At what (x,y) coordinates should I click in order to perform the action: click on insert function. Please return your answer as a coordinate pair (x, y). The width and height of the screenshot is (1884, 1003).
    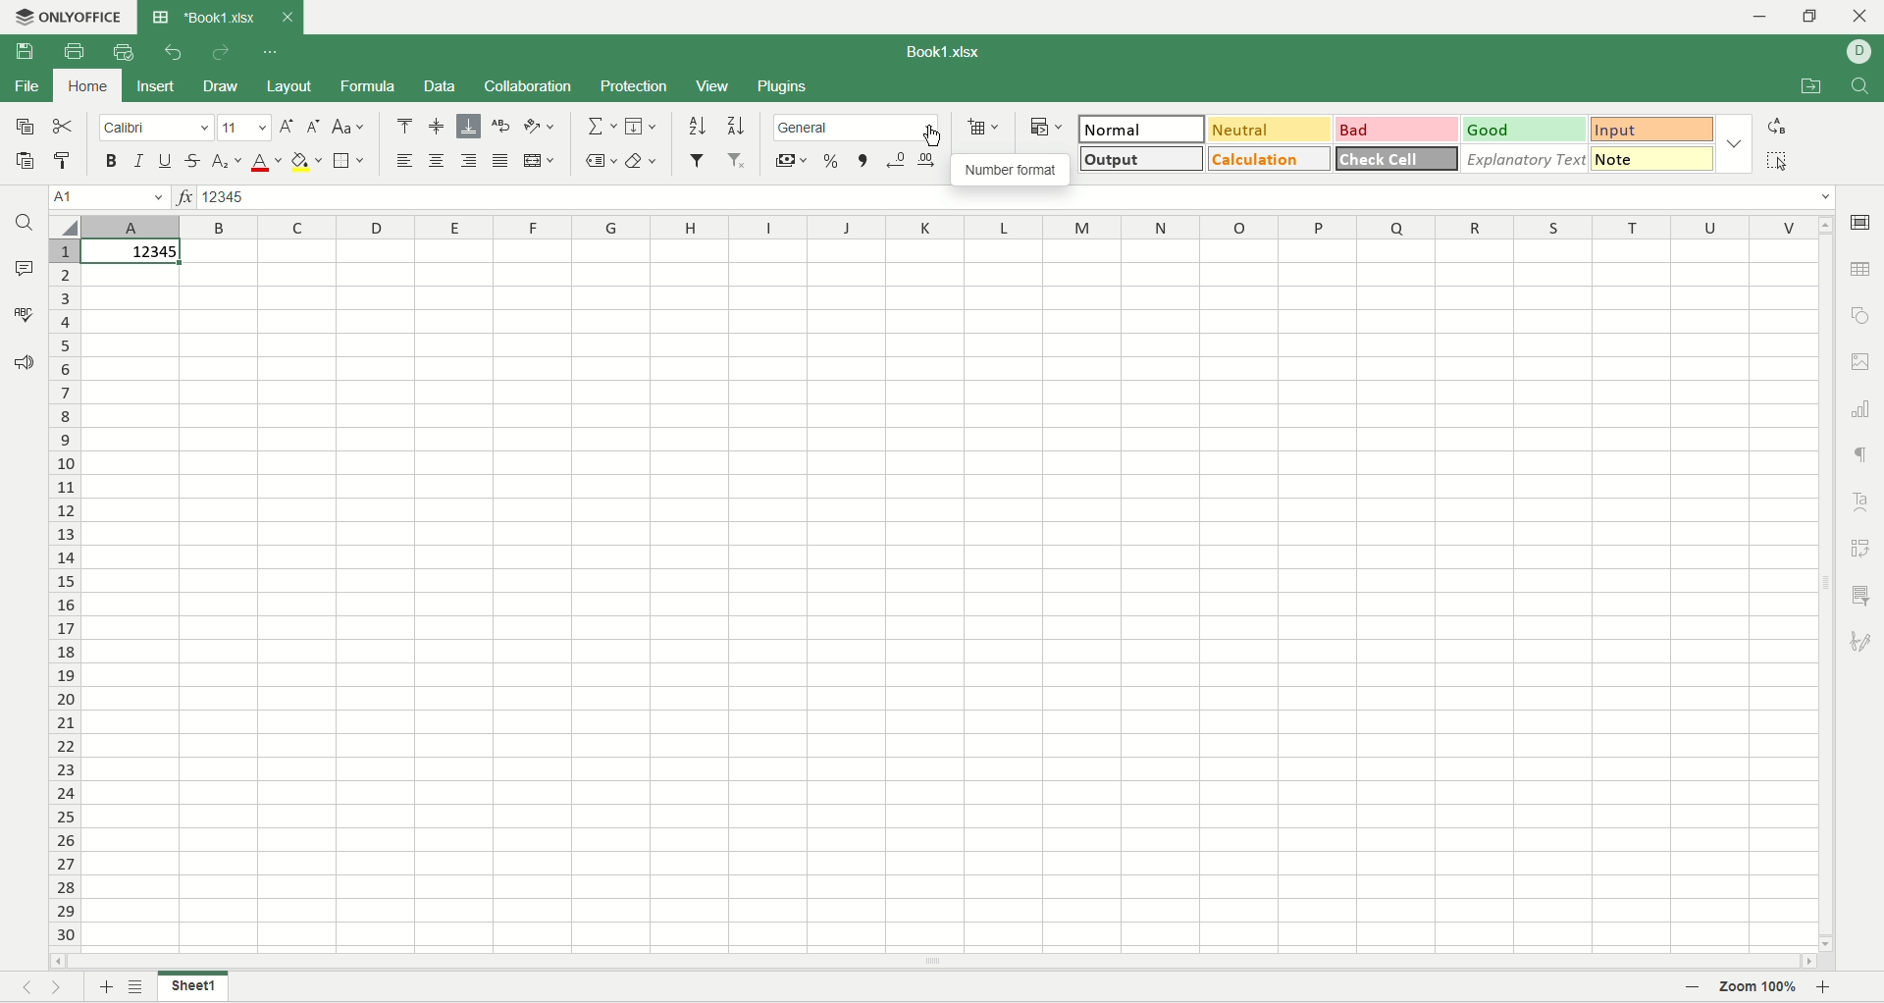
    Looking at the image, I should click on (182, 197).